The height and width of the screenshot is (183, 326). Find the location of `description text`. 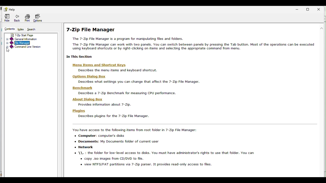

description text is located at coordinates (104, 104).